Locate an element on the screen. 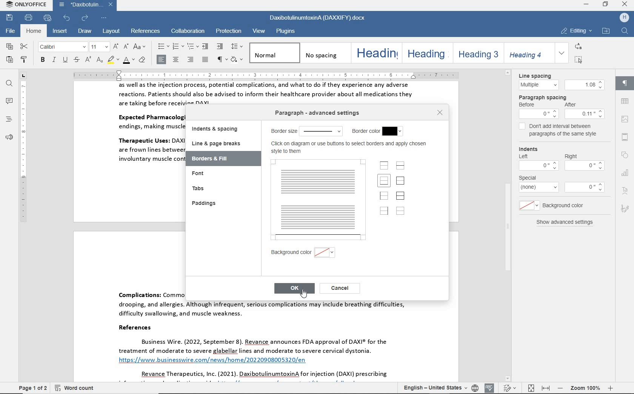 The image size is (634, 394). draw is located at coordinates (86, 32).